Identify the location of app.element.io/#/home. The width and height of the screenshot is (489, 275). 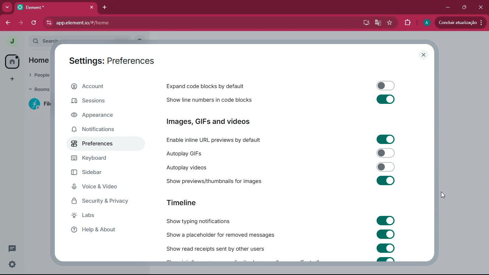
(125, 23).